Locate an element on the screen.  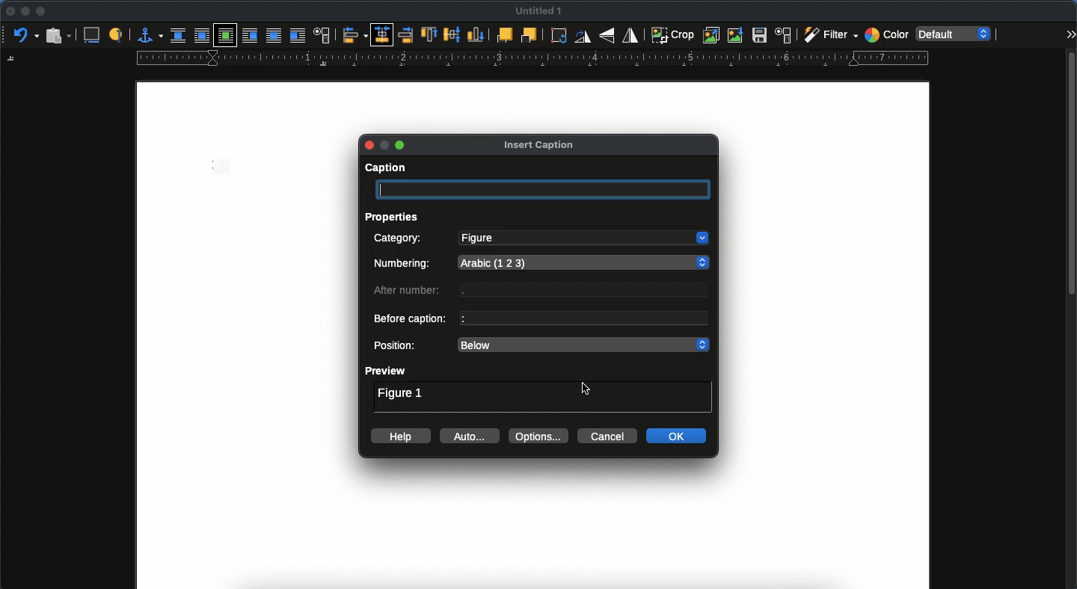
image properties is located at coordinates (784, 35).